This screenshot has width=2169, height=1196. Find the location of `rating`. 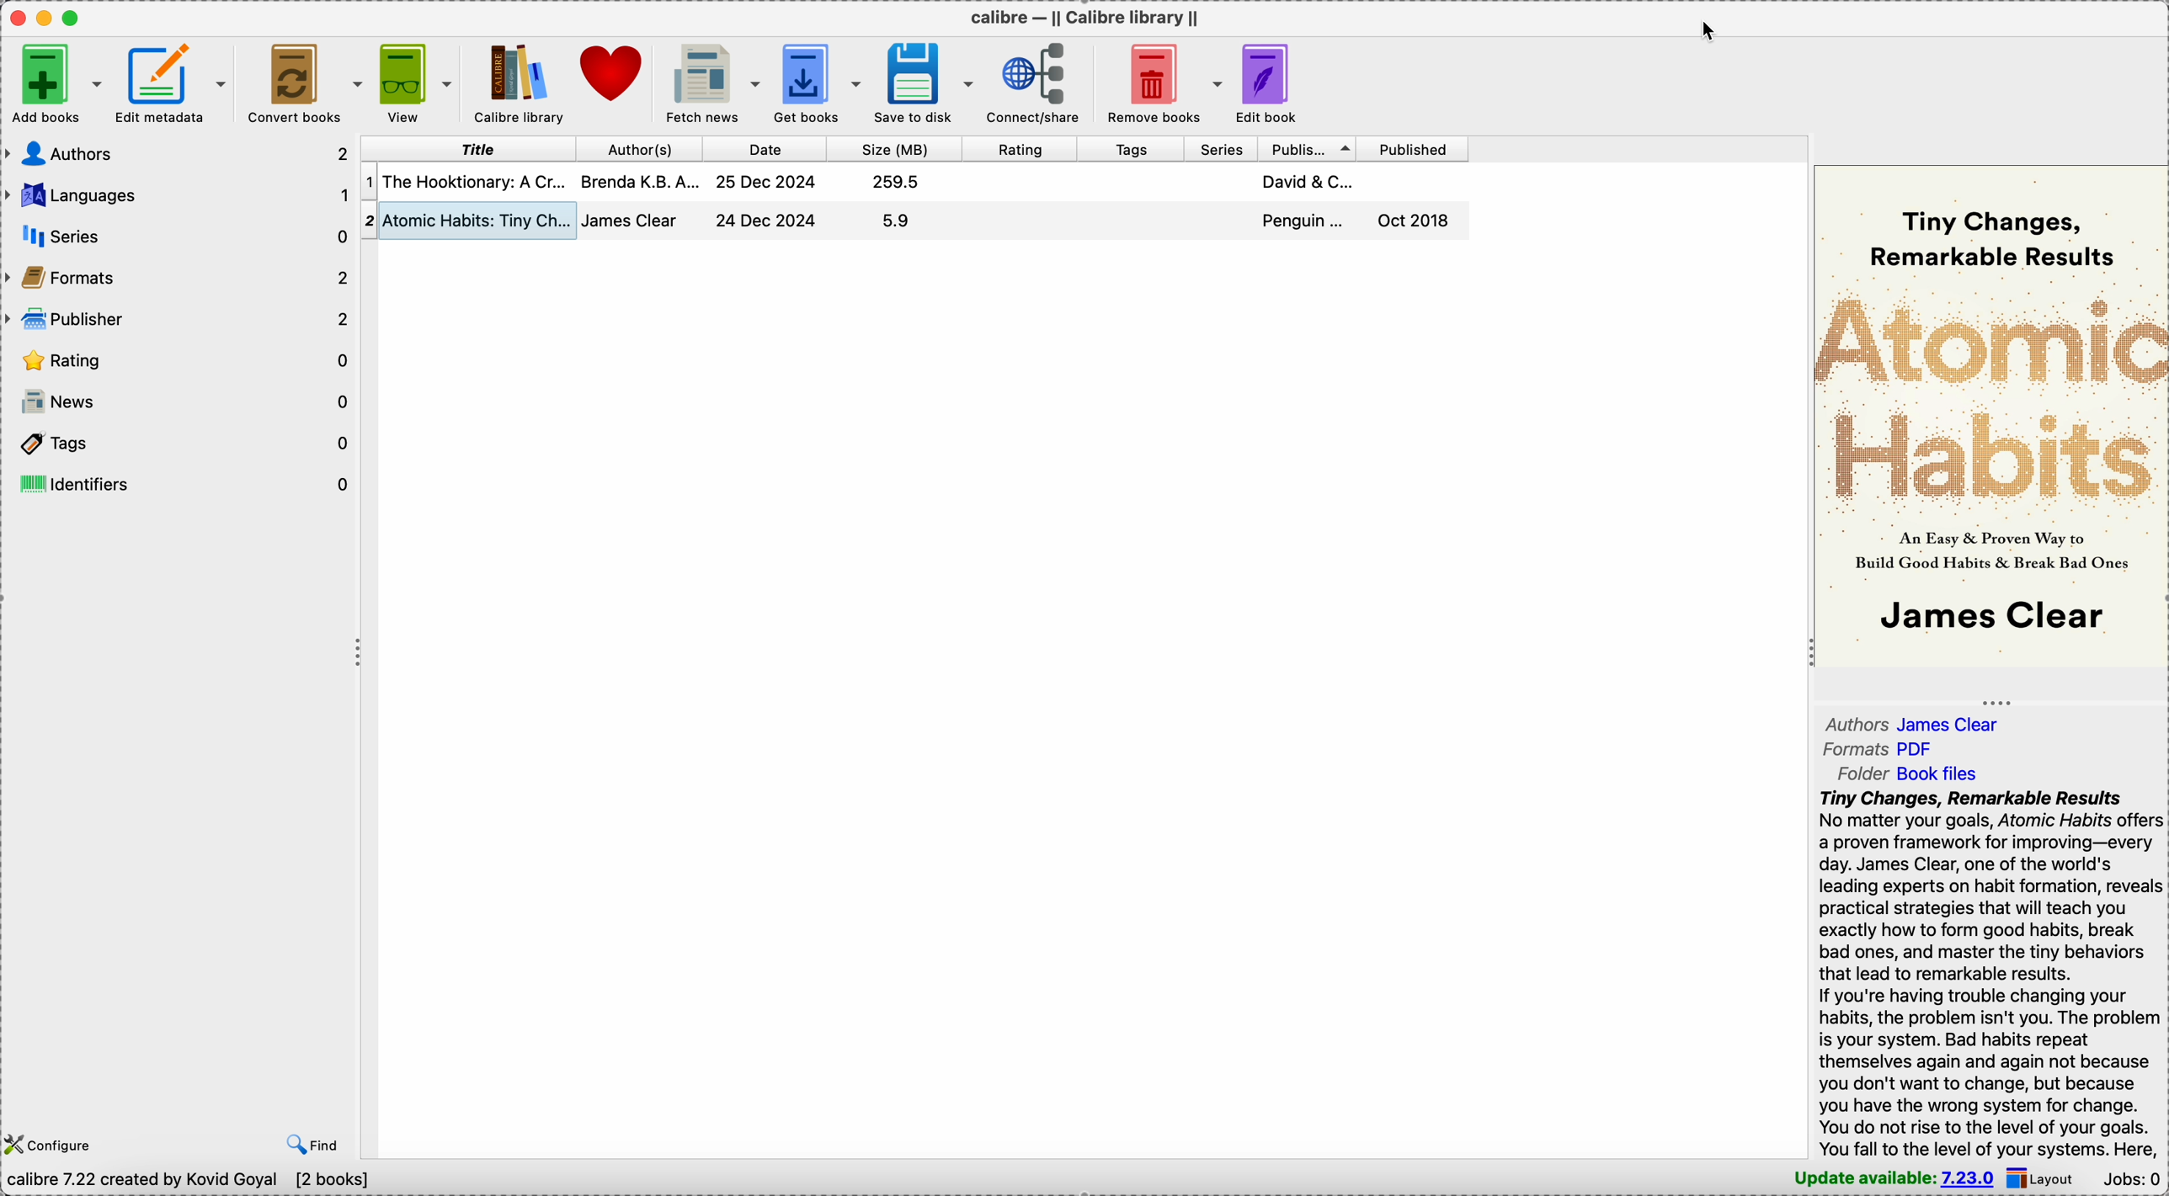

rating is located at coordinates (1025, 151).